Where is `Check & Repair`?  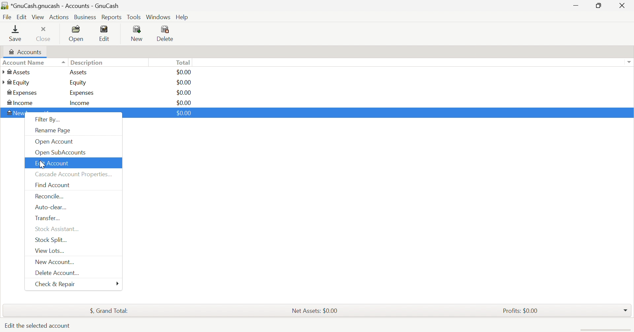 Check & Repair is located at coordinates (57, 283).